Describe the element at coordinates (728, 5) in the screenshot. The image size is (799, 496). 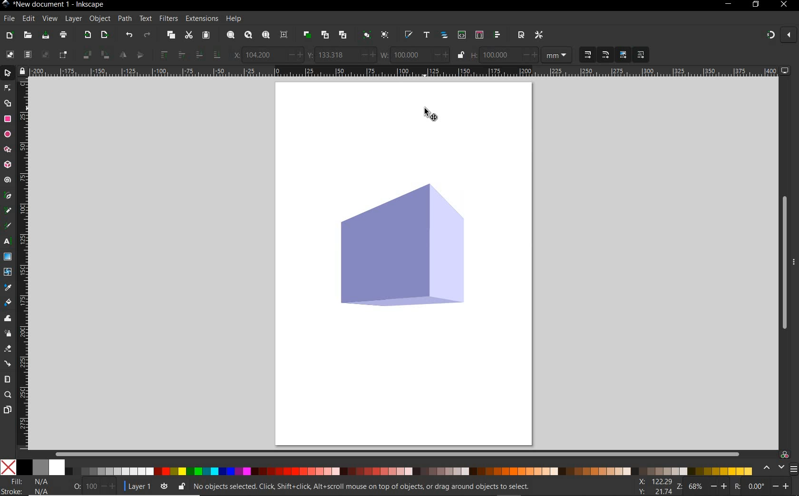
I see `minimize` at that location.